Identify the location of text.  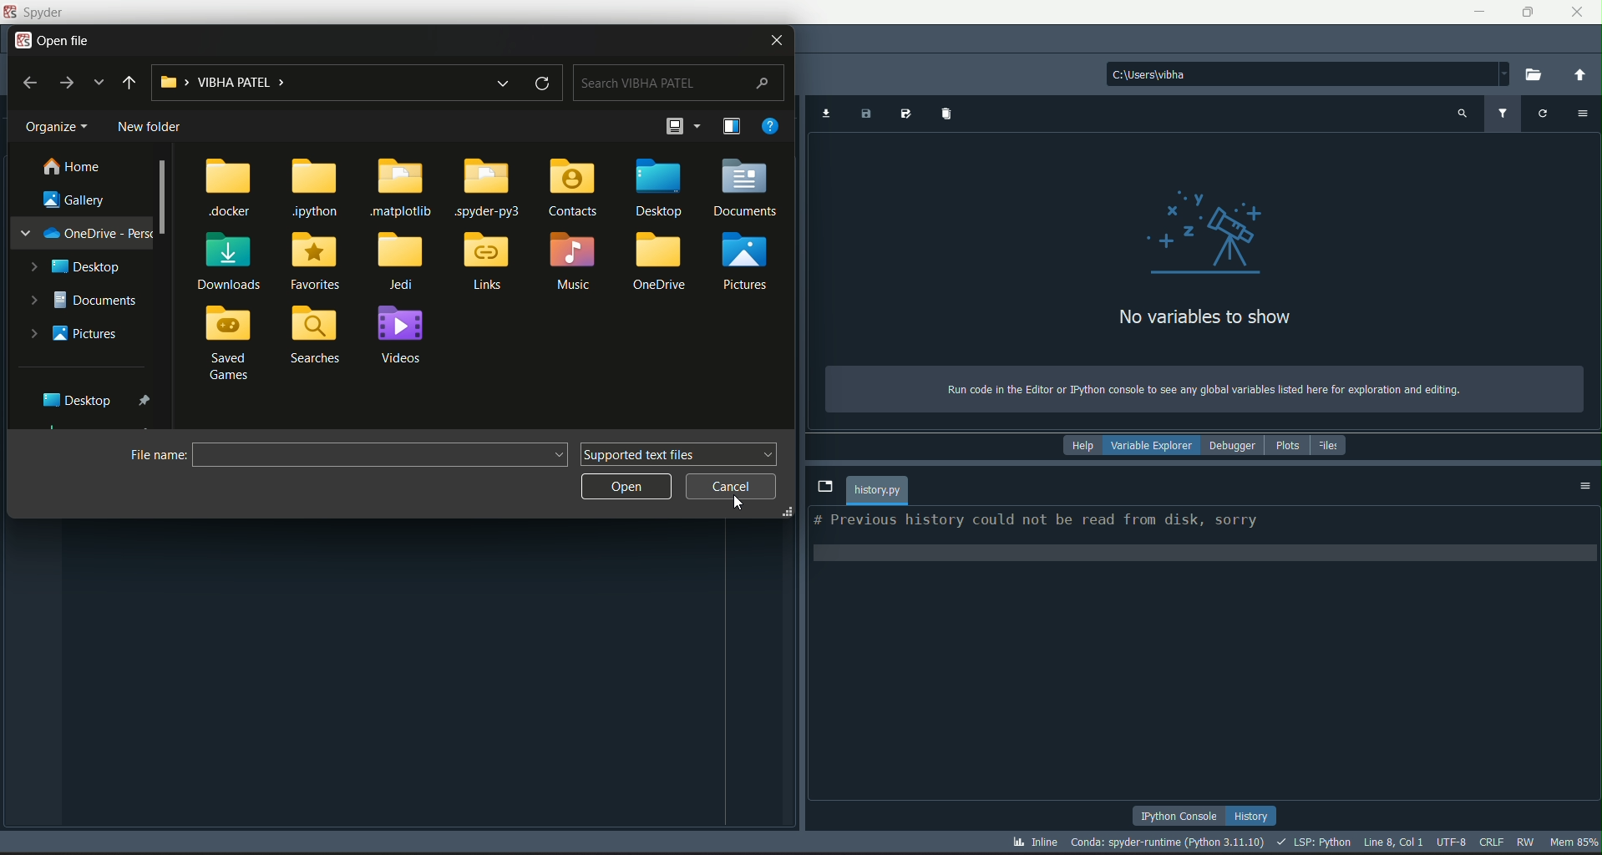
(1204, 317).